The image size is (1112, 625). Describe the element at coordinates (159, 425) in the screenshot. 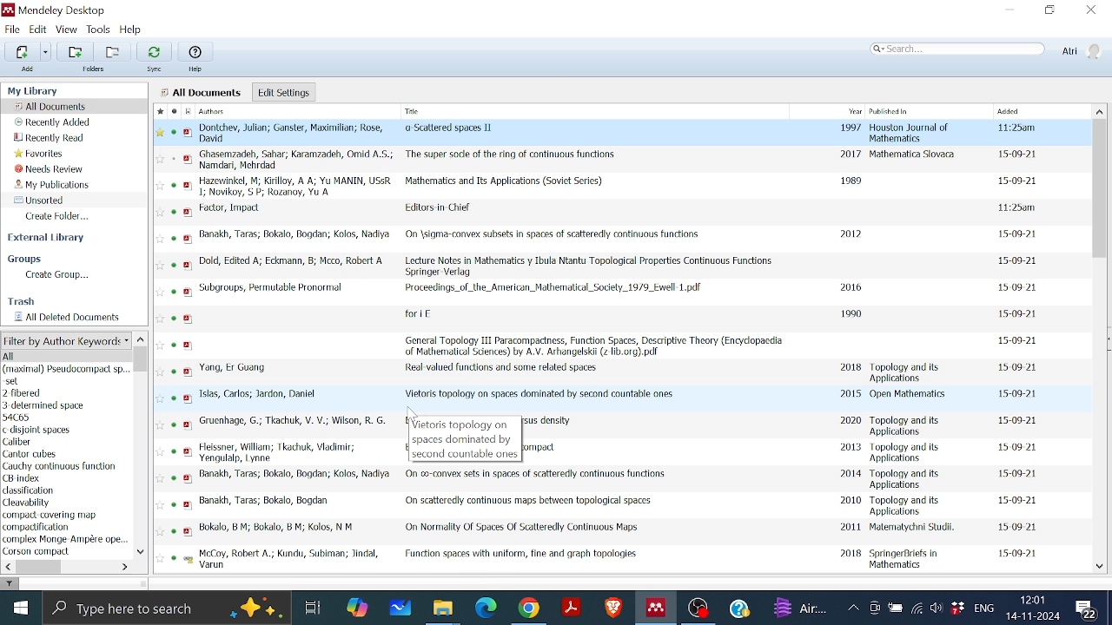

I see `Favourite` at that location.